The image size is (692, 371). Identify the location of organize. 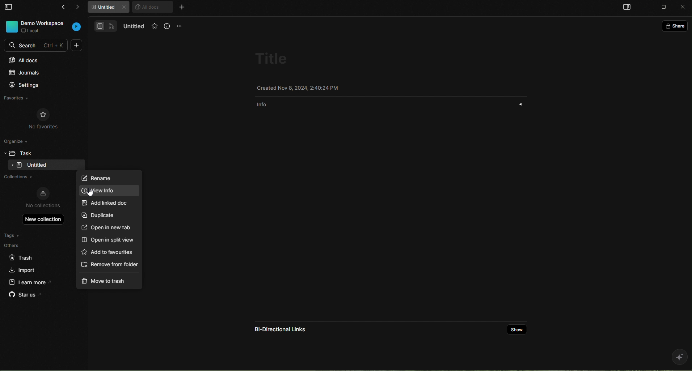
(18, 141).